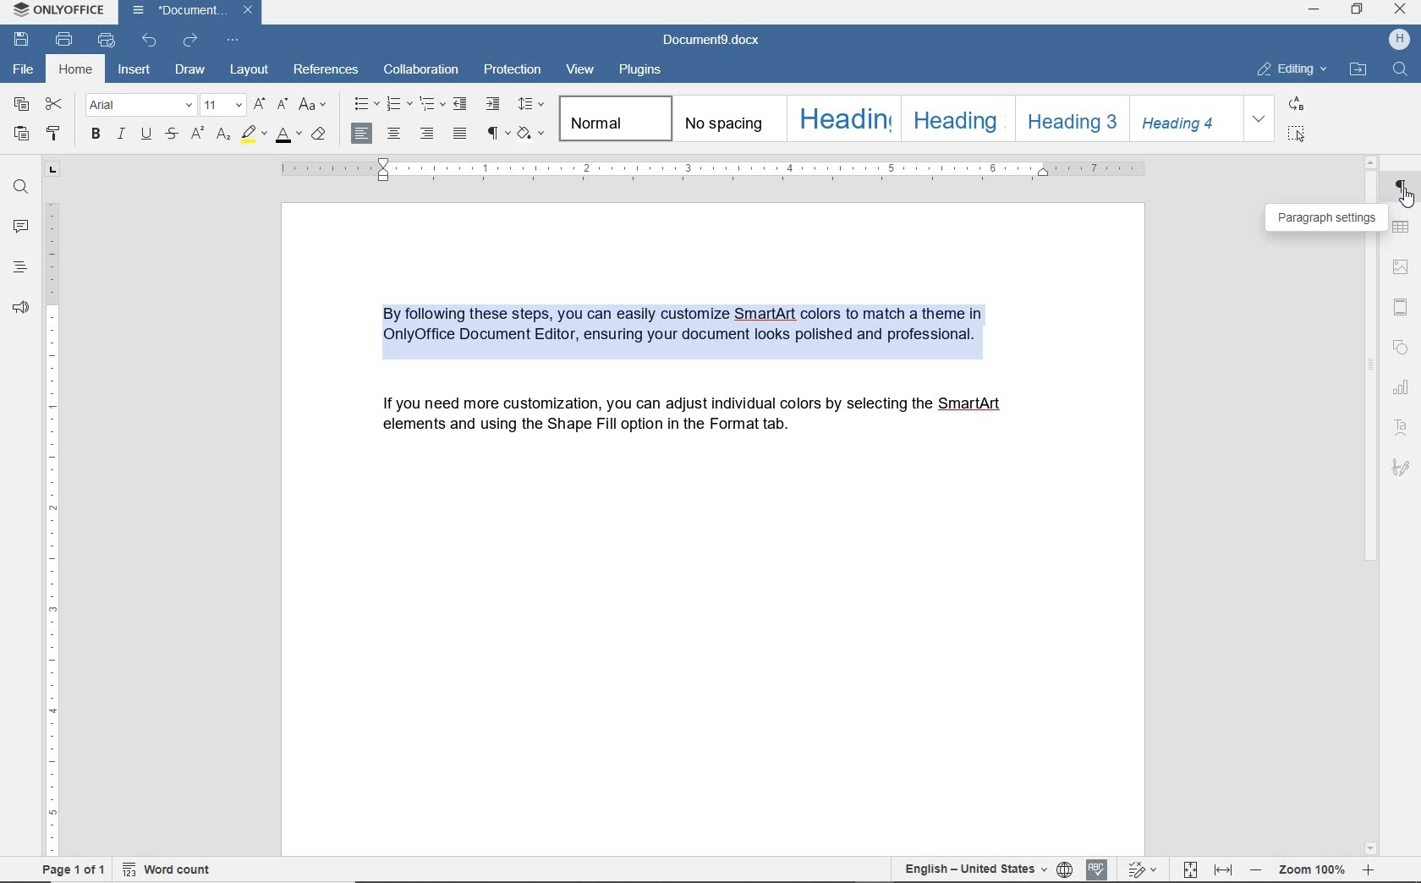 Image resolution: width=1421 pixels, height=883 pixels. What do you see at coordinates (1192, 867) in the screenshot?
I see `fit to page` at bounding box center [1192, 867].